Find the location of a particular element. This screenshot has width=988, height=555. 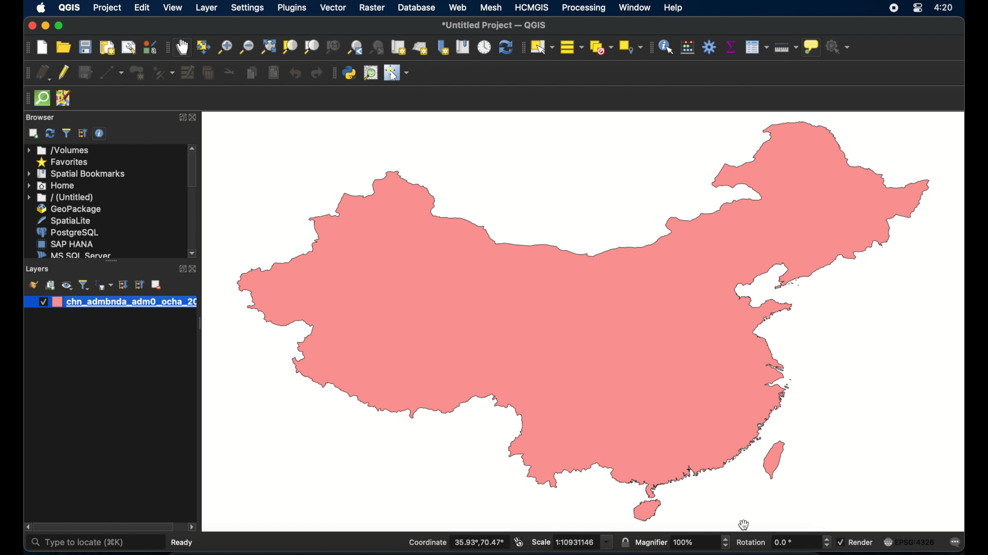

show statistical summary is located at coordinates (730, 48).